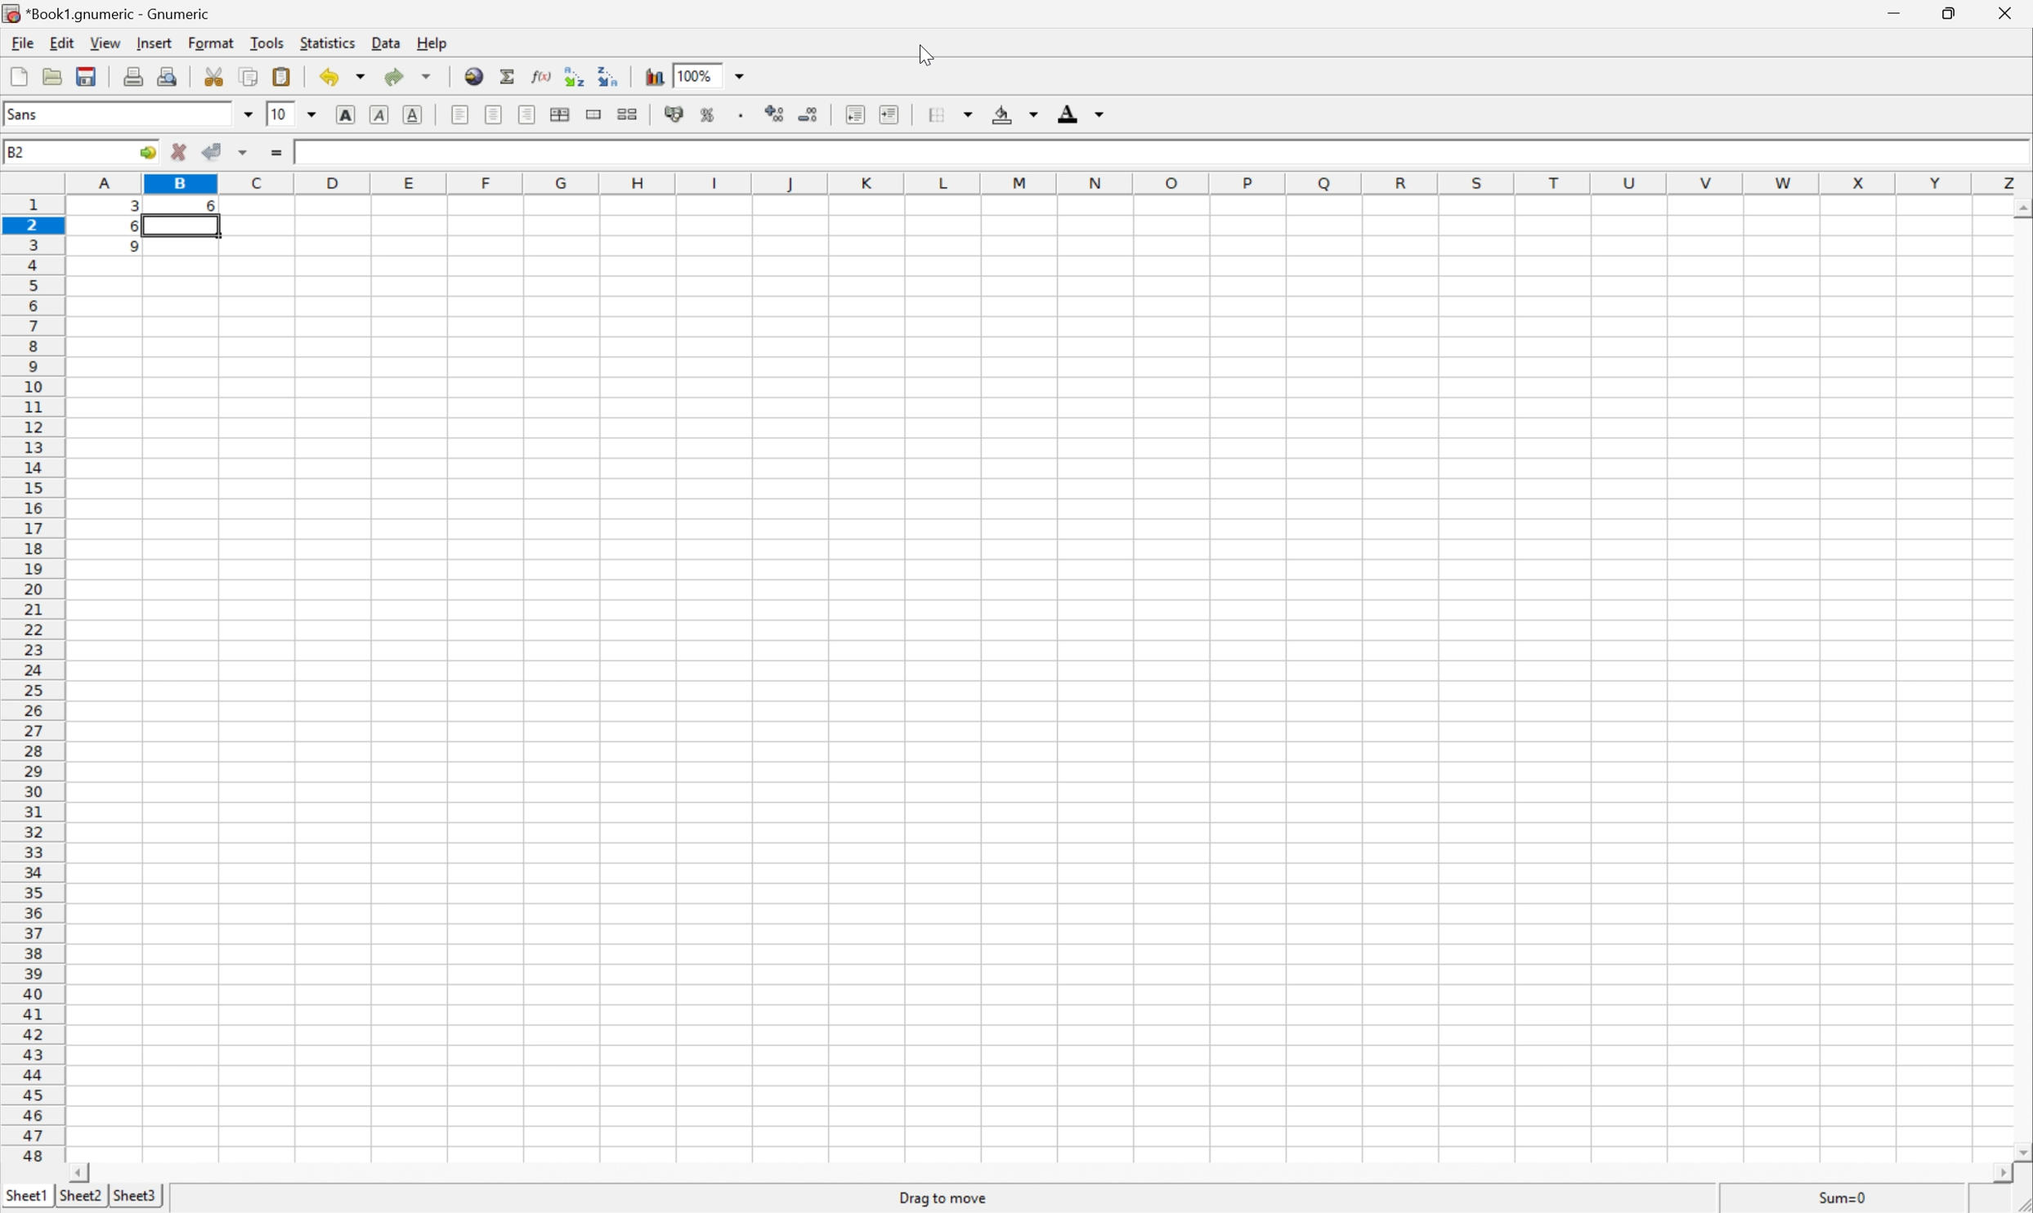 The height and width of the screenshot is (1213, 2033). I want to click on Drag to move, so click(944, 1197).